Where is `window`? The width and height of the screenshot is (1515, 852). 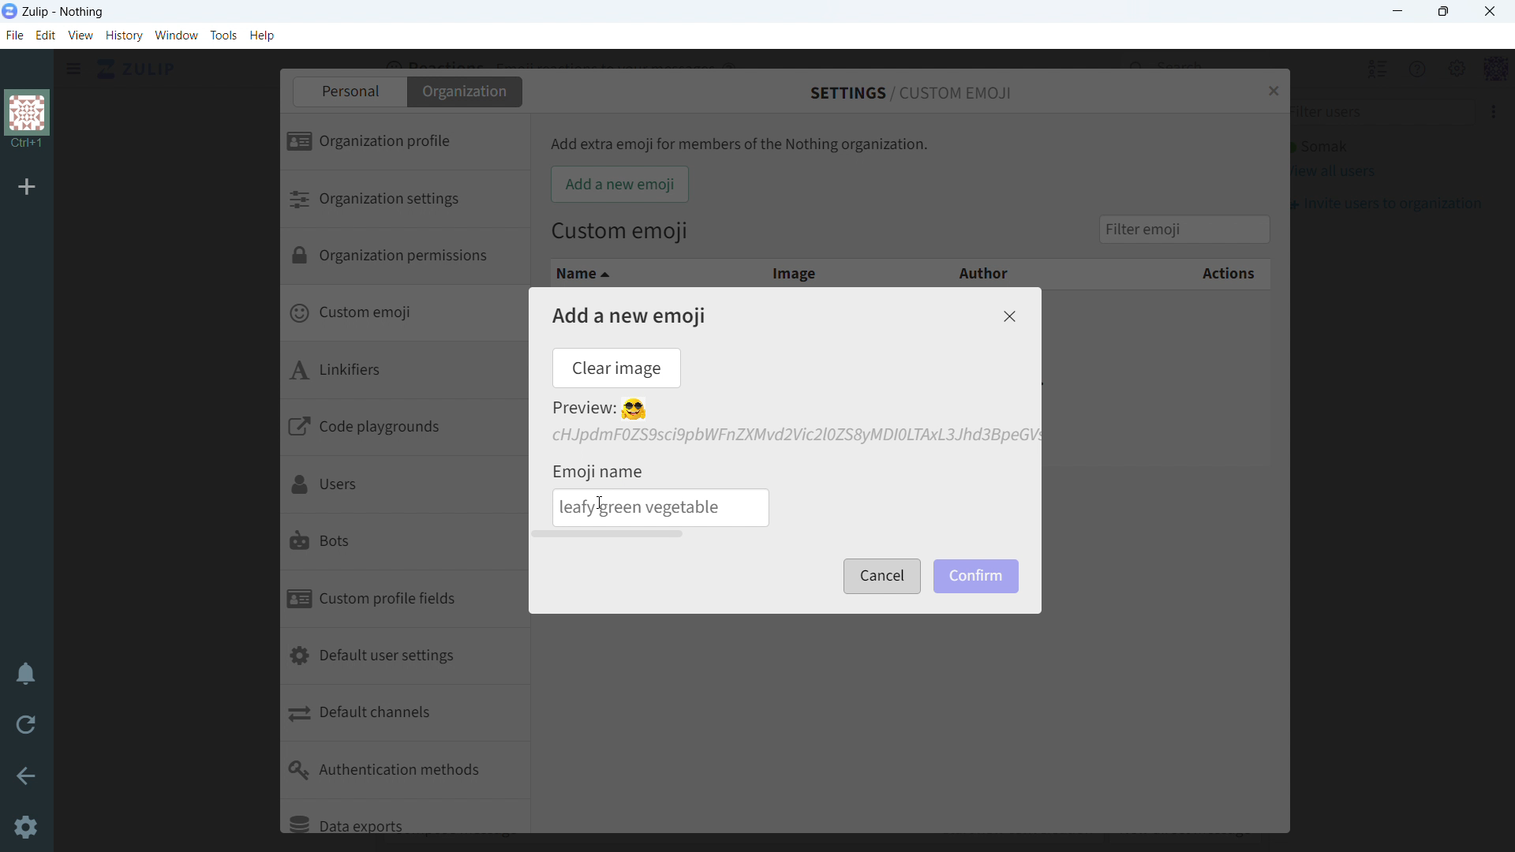
window is located at coordinates (177, 35).